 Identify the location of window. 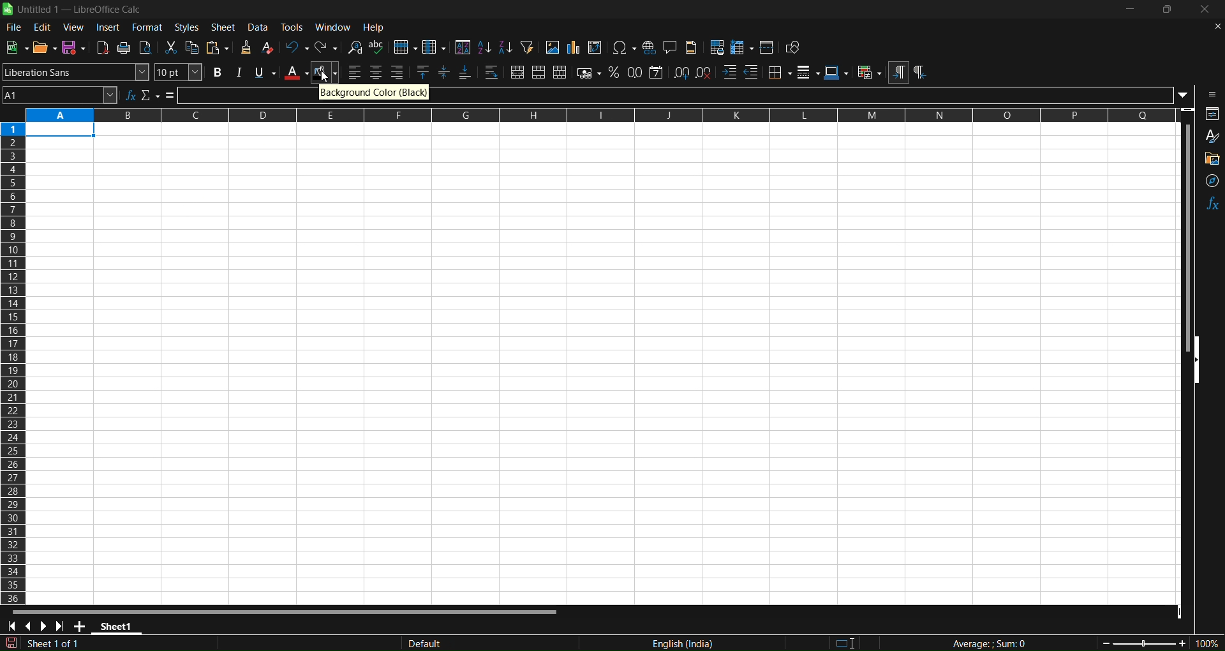
(333, 28).